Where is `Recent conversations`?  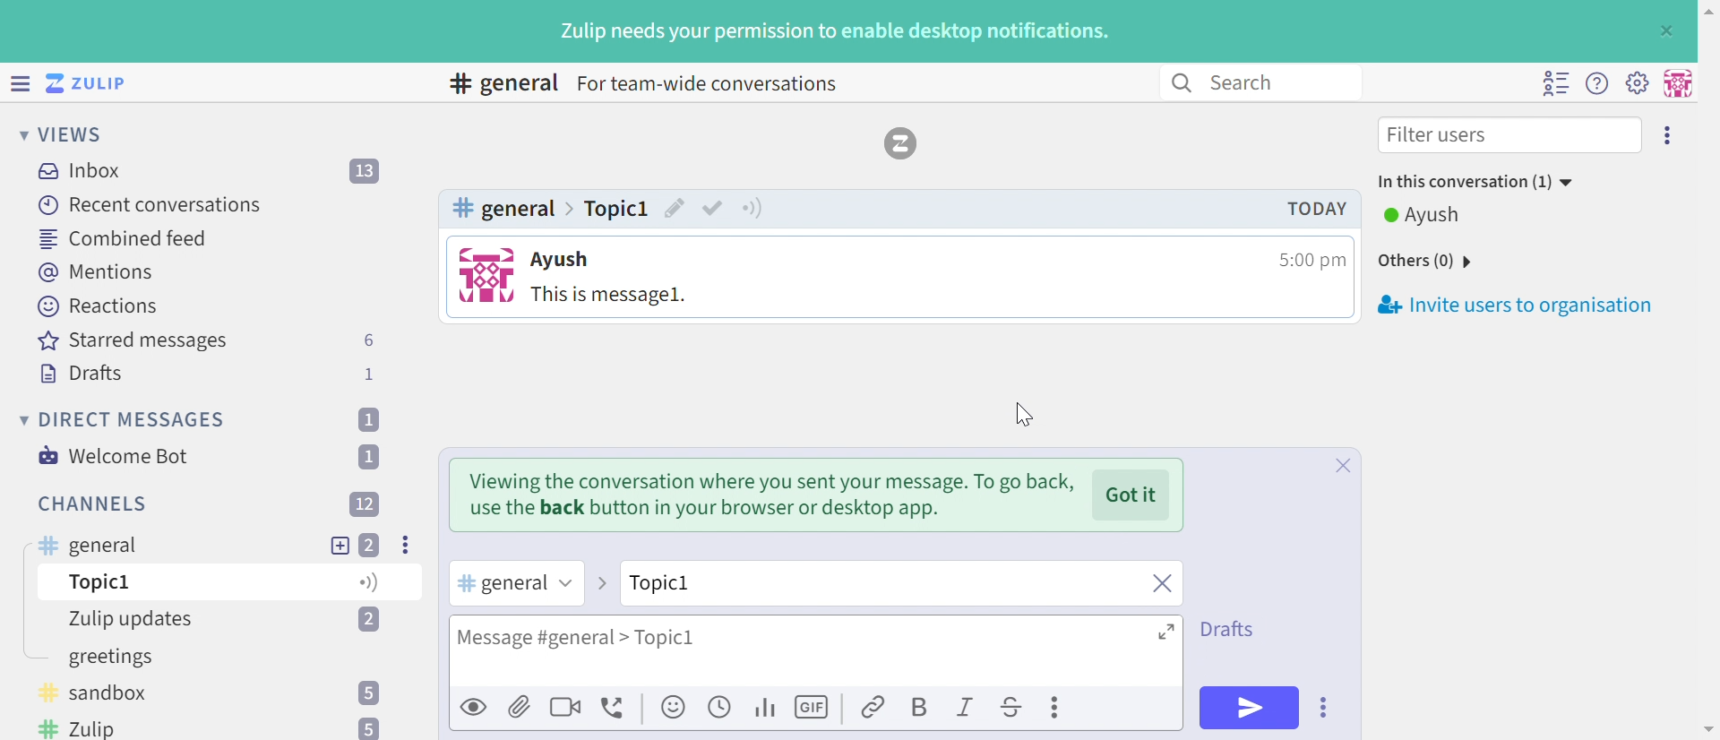 Recent conversations is located at coordinates (151, 204).